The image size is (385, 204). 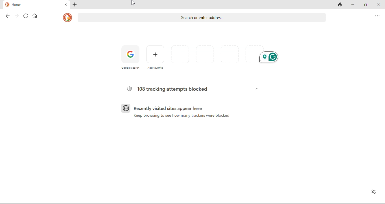 What do you see at coordinates (34, 16) in the screenshot?
I see `home` at bounding box center [34, 16].